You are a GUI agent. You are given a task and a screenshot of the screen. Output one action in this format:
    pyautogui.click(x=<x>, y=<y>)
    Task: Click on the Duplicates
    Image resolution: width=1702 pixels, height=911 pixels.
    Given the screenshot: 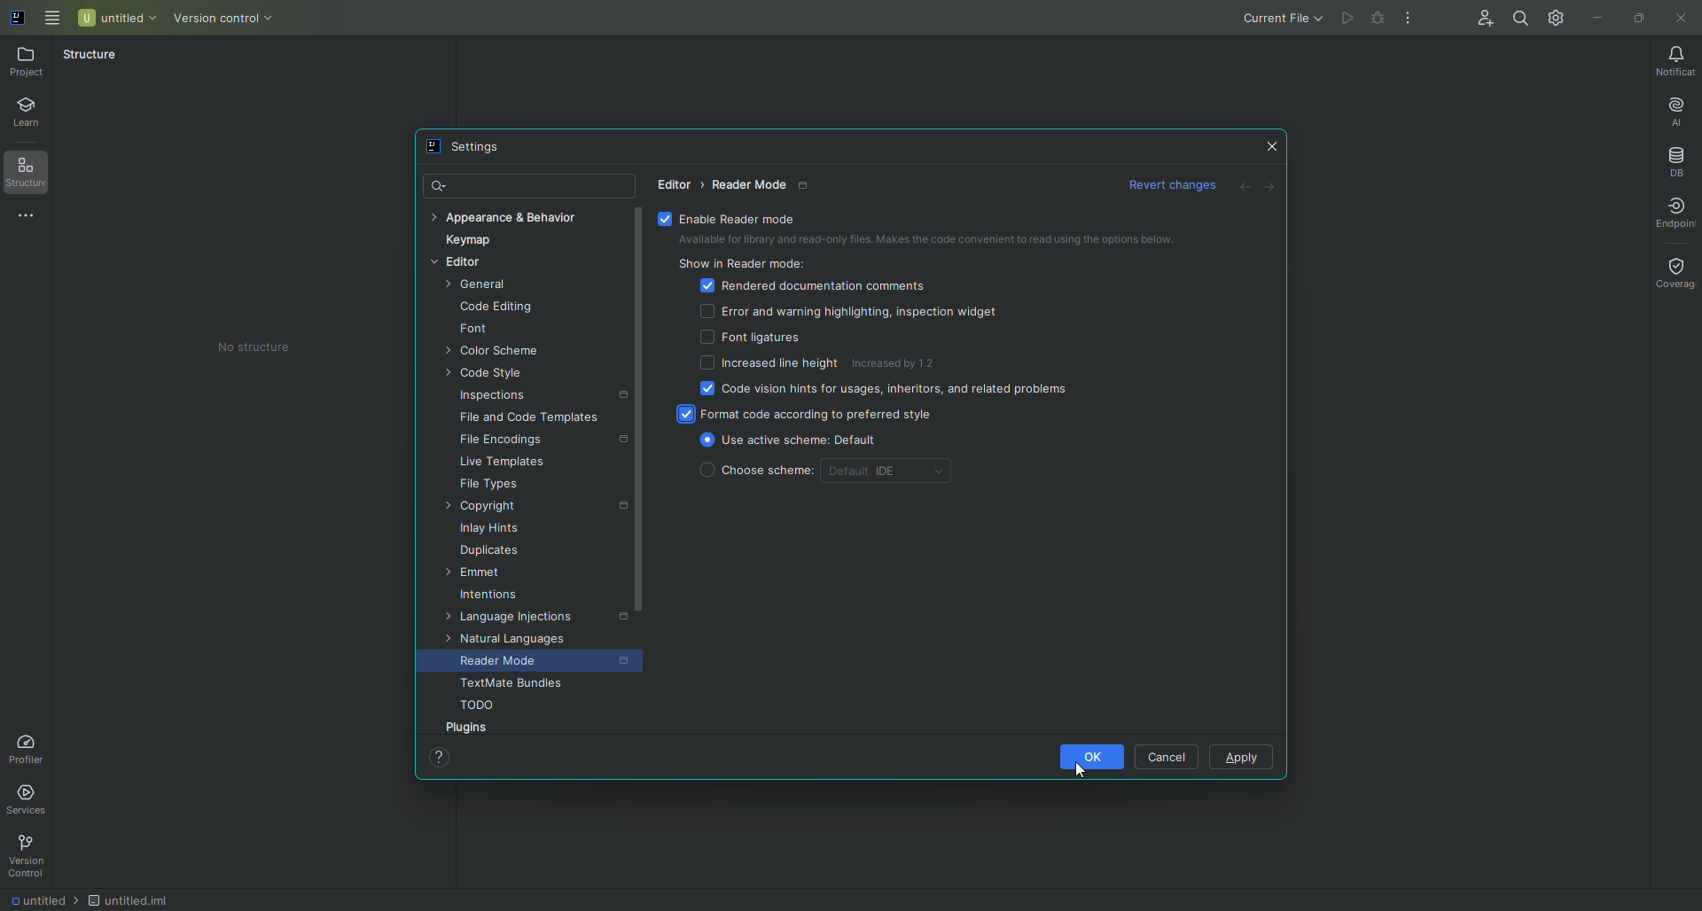 What is the action you would take?
    pyautogui.click(x=484, y=551)
    